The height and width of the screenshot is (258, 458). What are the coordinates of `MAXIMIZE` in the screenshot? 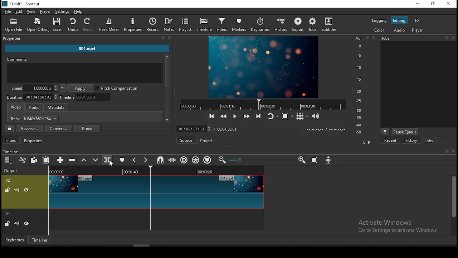 It's located at (445, 151).